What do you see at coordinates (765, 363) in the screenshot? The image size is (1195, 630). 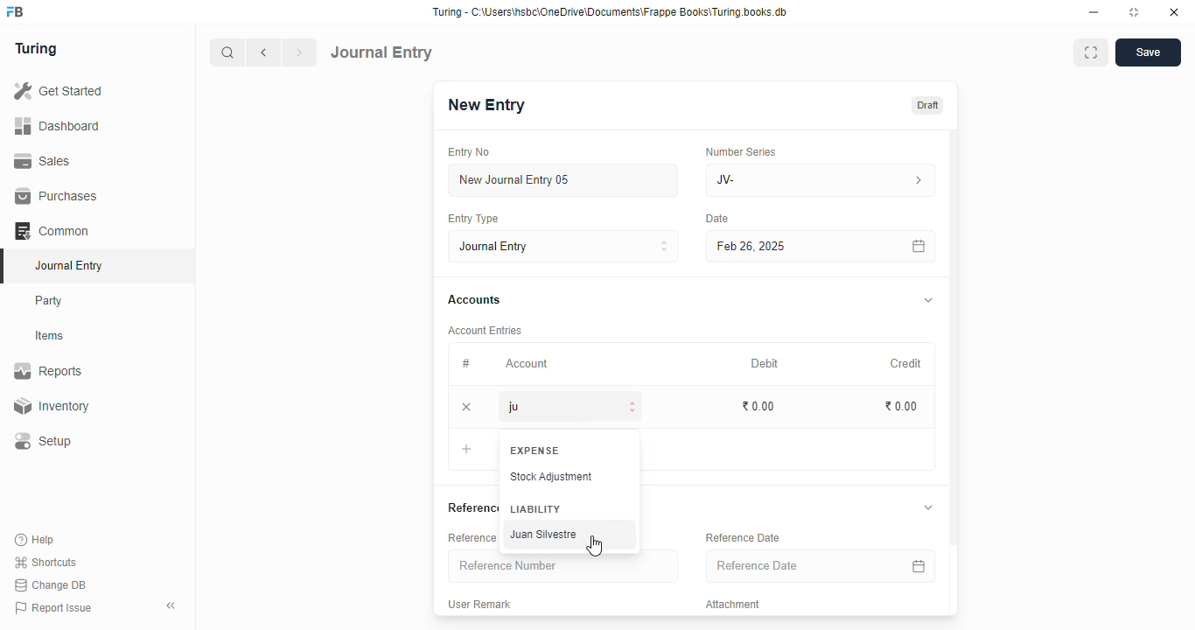 I see `debit` at bounding box center [765, 363].